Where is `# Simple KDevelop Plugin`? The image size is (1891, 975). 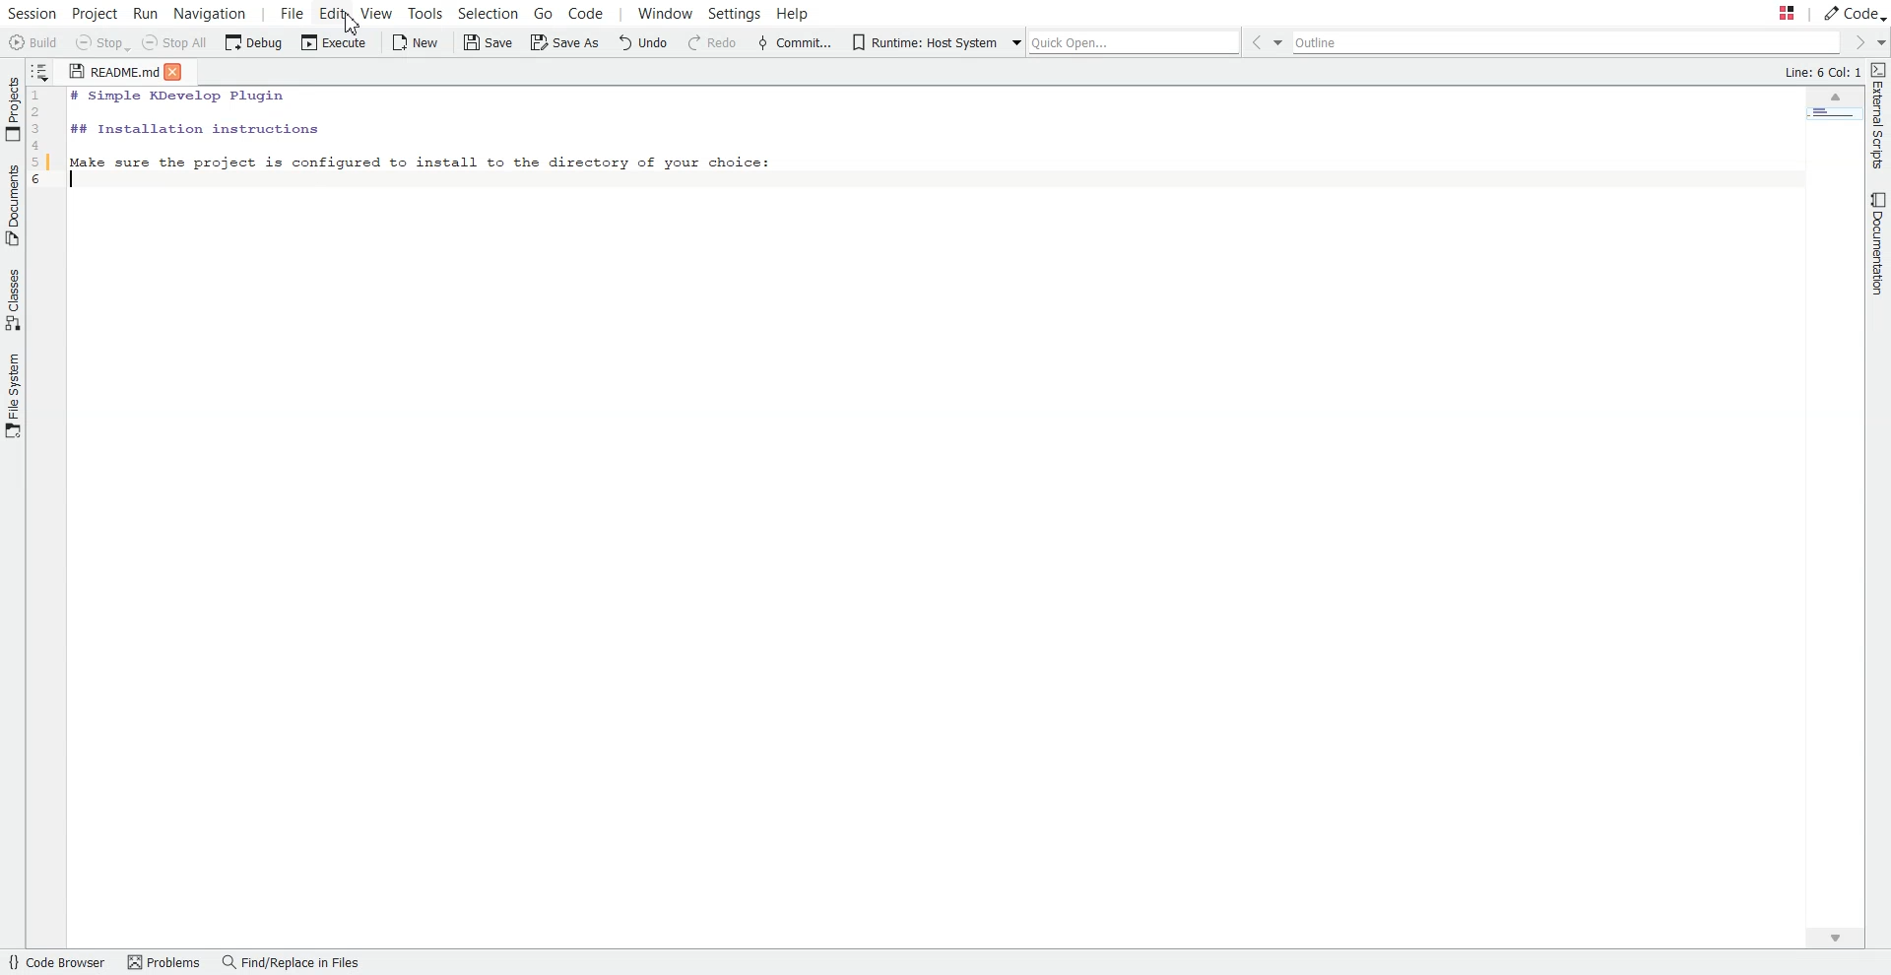
# Simple KDevelop Plugin is located at coordinates (179, 97).